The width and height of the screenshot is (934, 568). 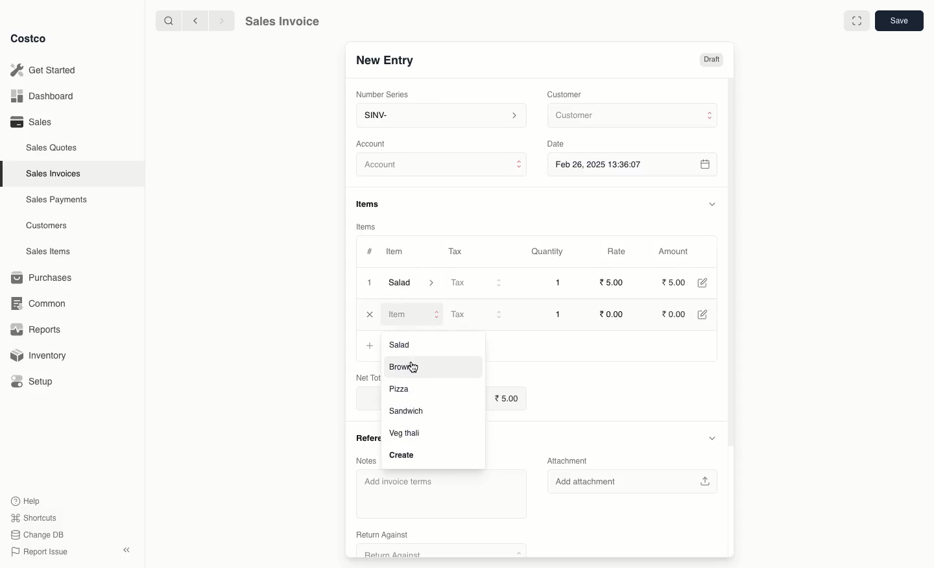 I want to click on Sales, so click(x=30, y=122).